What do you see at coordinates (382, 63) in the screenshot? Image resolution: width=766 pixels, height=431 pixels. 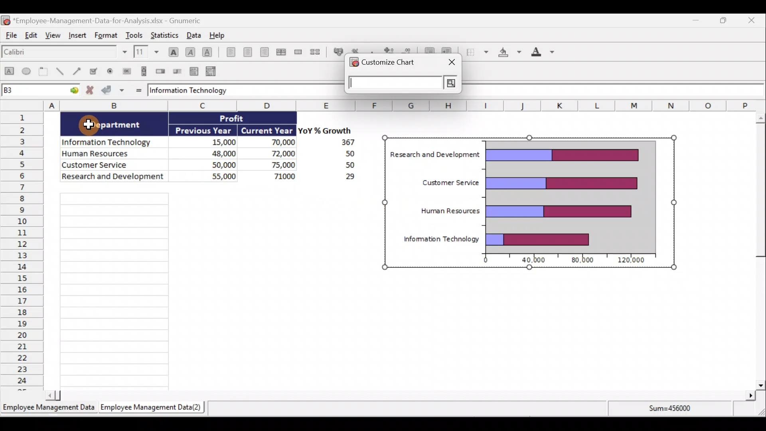 I see `customize chart` at bounding box center [382, 63].